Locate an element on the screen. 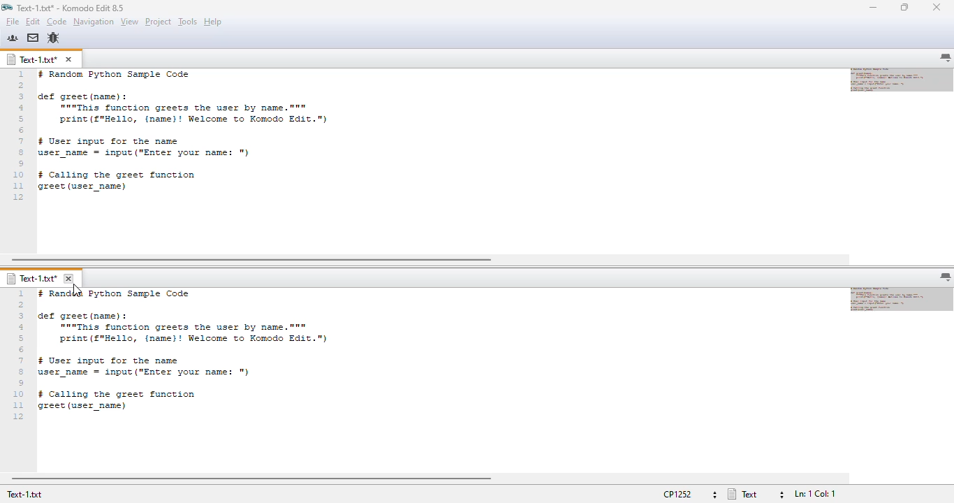 The height and width of the screenshot is (503, 954). file type is located at coordinates (756, 494).